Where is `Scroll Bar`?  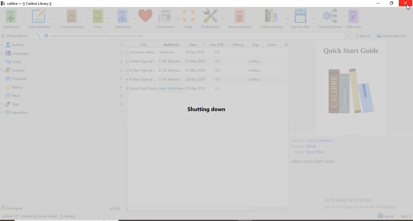 Scroll Bar is located at coordinates (207, 209).